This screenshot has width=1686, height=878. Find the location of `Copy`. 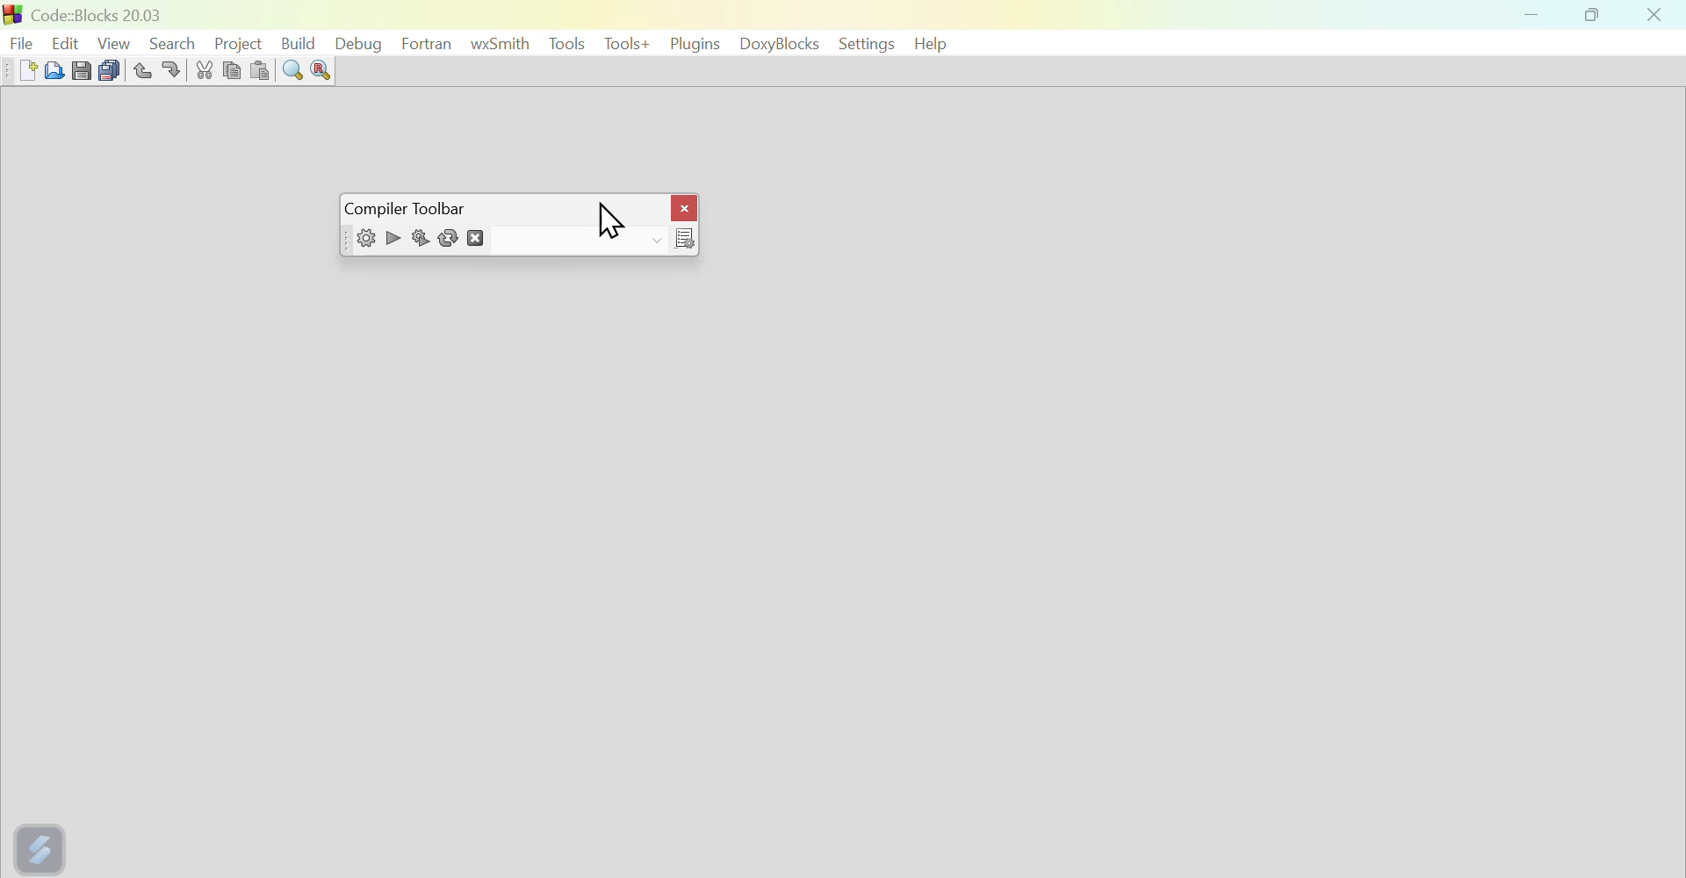

Copy is located at coordinates (233, 68).